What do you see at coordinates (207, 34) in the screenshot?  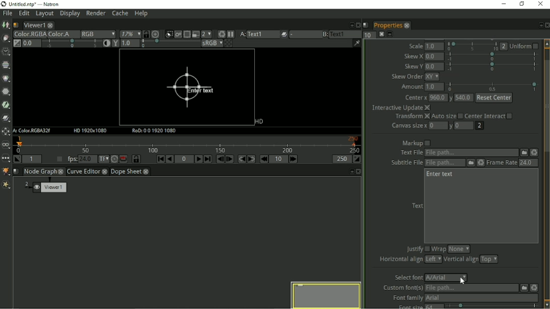 I see `Proxy mode` at bounding box center [207, 34].